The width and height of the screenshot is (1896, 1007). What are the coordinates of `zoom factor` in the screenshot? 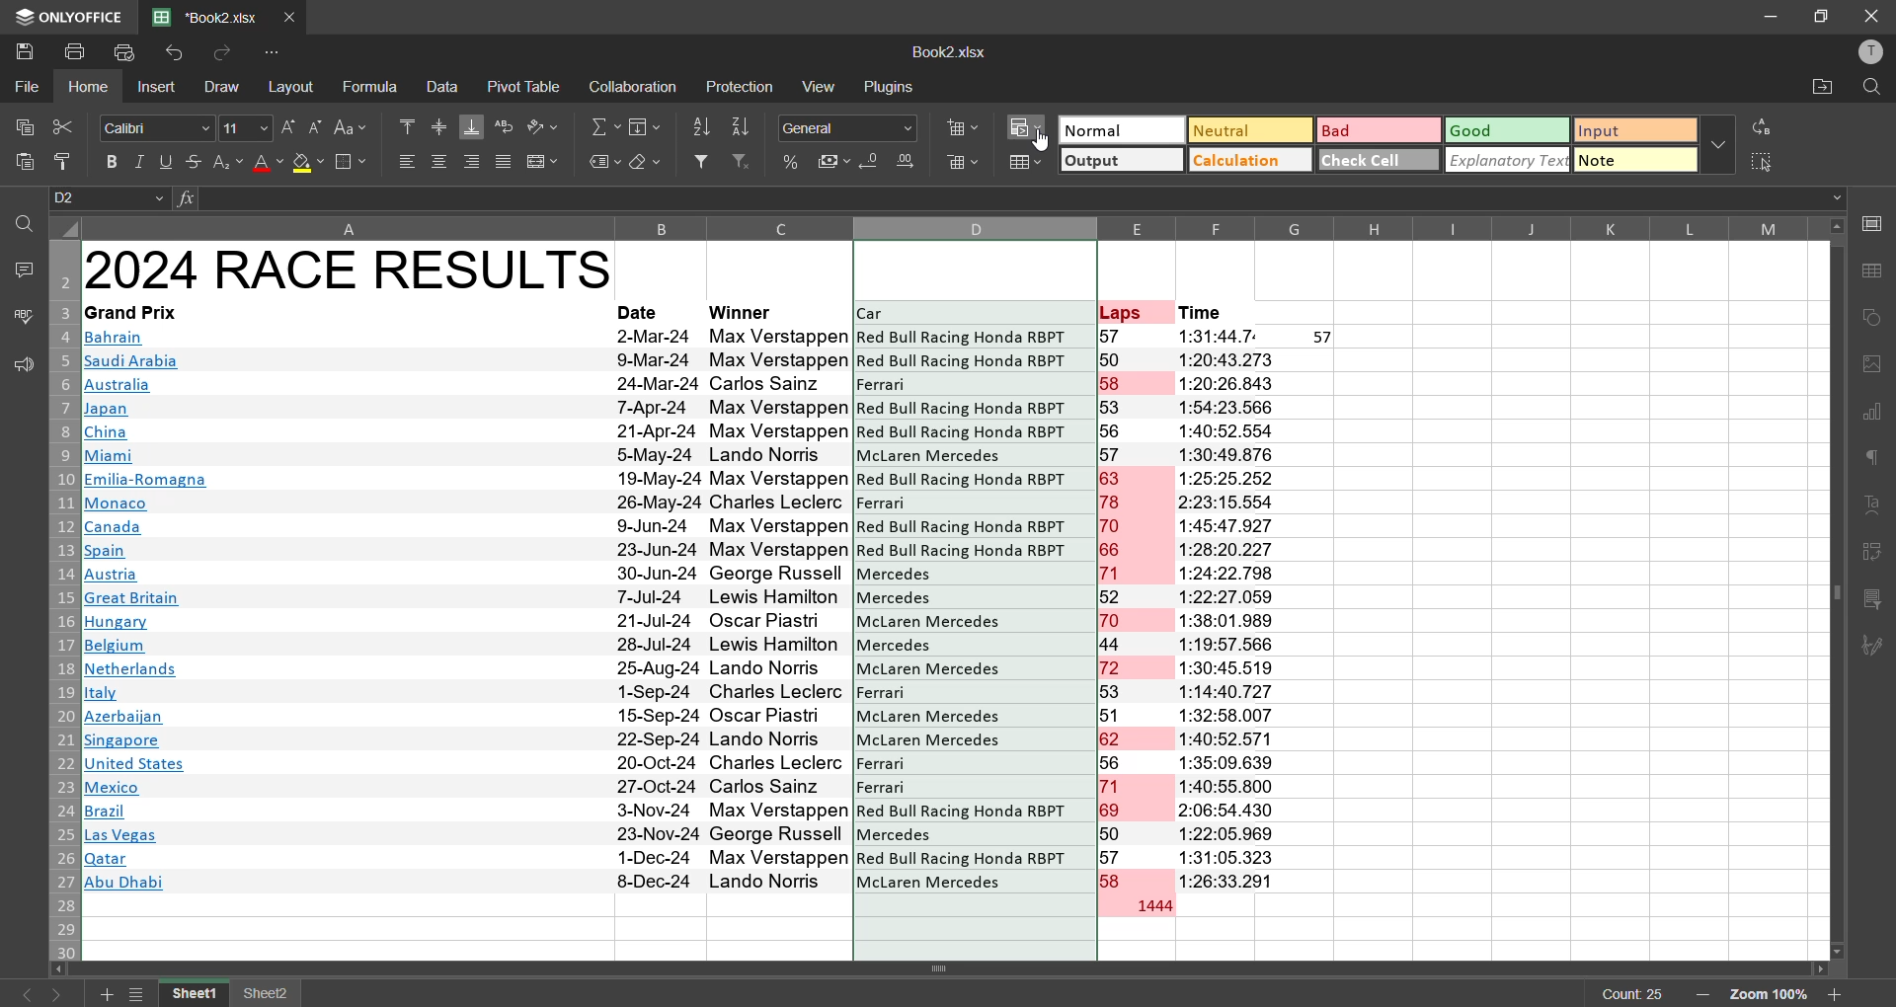 It's located at (1771, 995).